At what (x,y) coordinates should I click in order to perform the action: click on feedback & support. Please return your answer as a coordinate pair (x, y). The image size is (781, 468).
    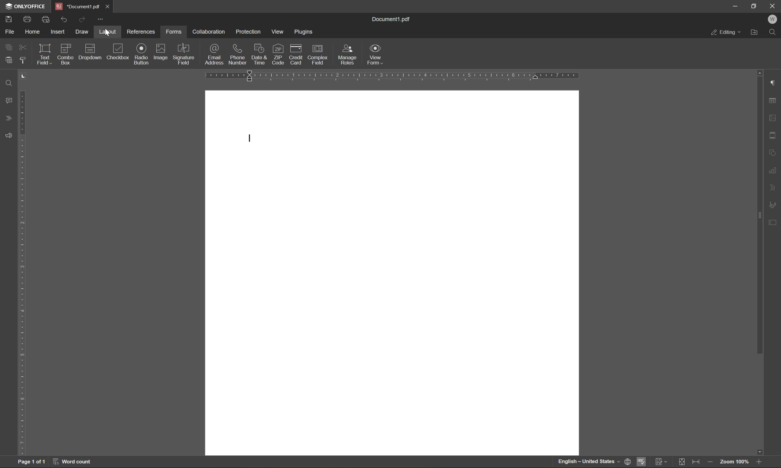
    Looking at the image, I should click on (7, 135).